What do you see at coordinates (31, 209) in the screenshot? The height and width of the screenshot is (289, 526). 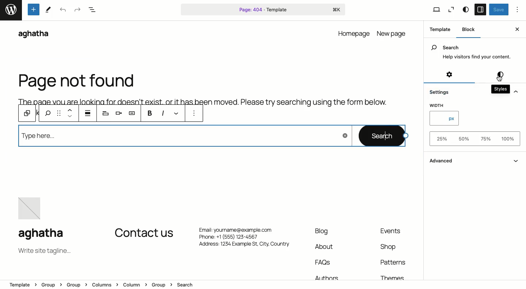 I see `image placeholder` at bounding box center [31, 209].